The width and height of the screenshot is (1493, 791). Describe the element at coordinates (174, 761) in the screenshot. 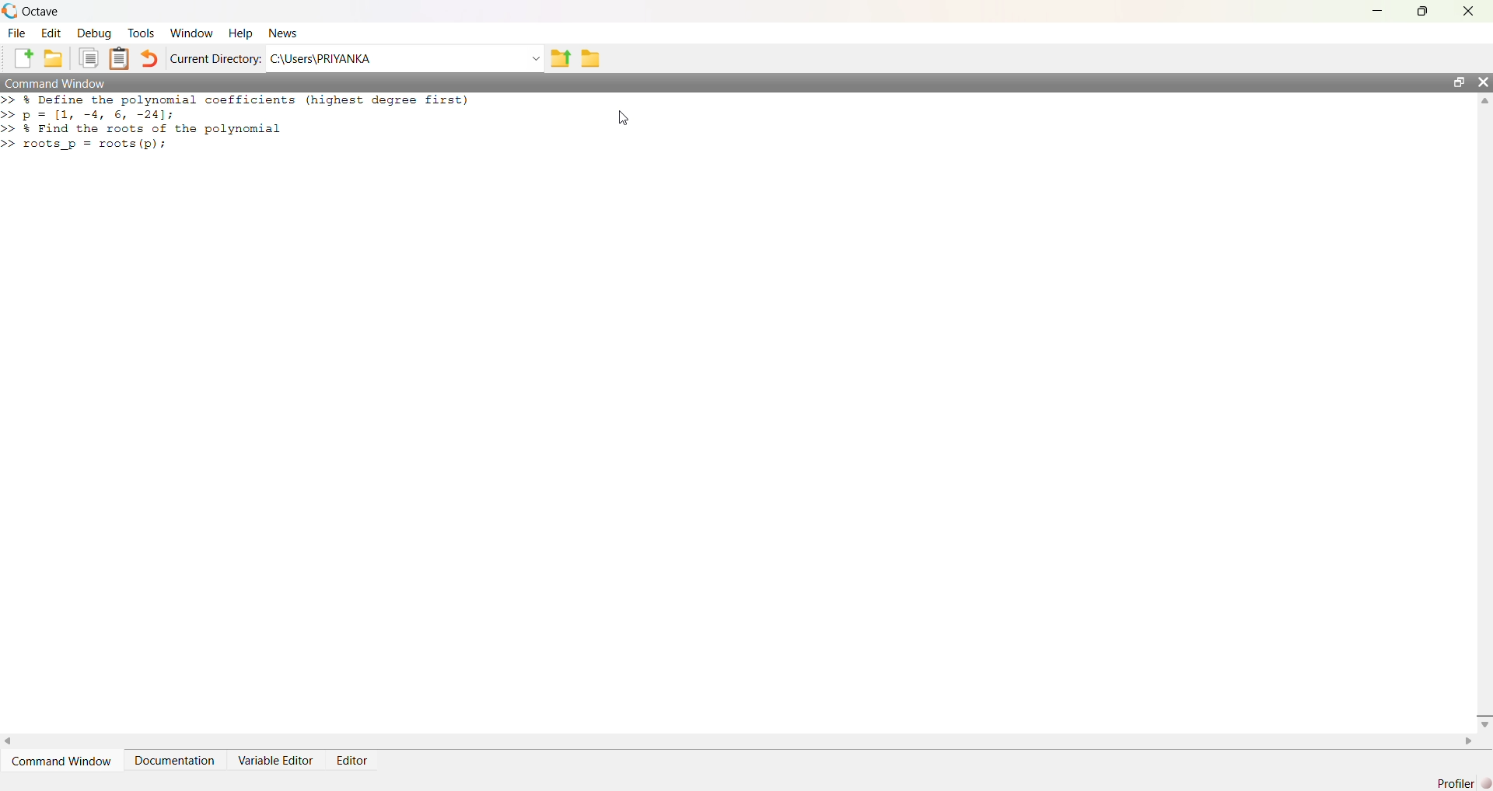

I see `Documentation` at that location.